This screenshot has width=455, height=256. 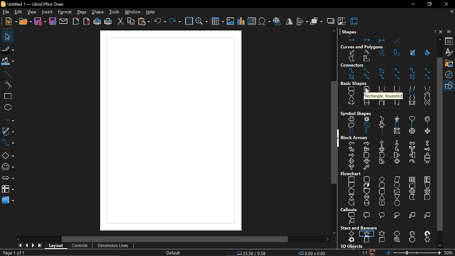 What do you see at coordinates (8, 143) in the screenshot?
I see `connectors` at bounding box center [8, 143].